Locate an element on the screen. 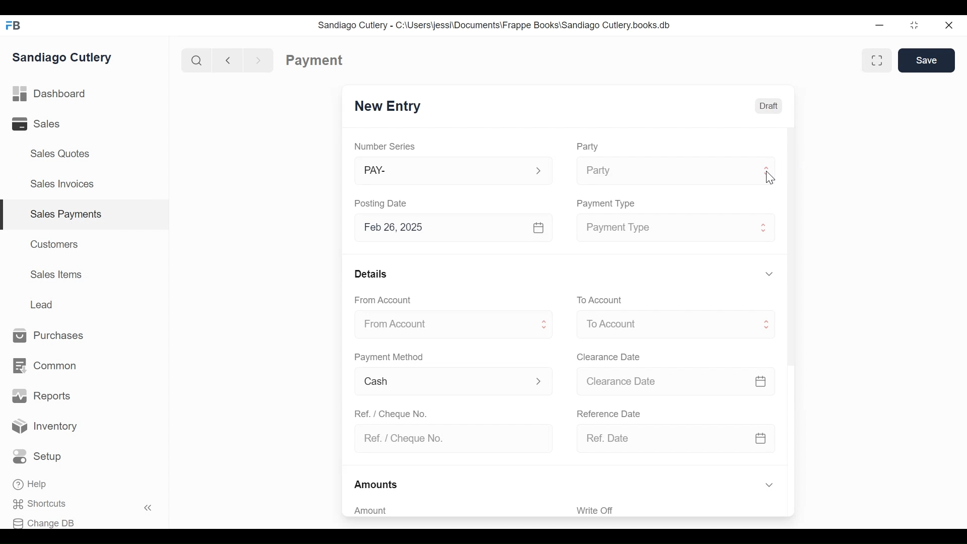 This screenshot has width=967, height=544. Restore is located at coordinates (914, 26).